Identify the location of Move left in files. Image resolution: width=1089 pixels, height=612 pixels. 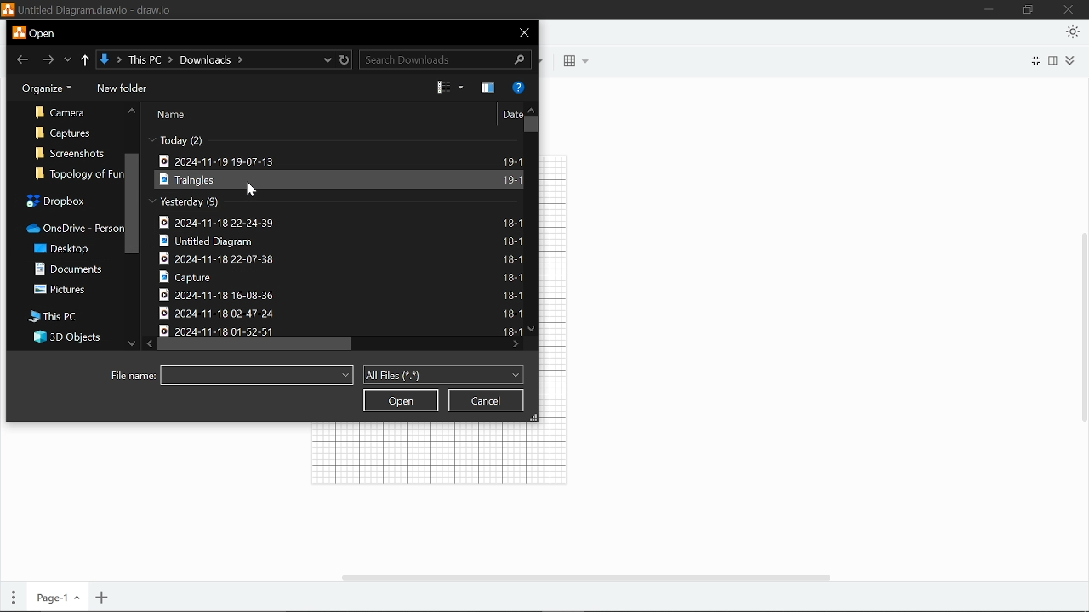
(147, 343).